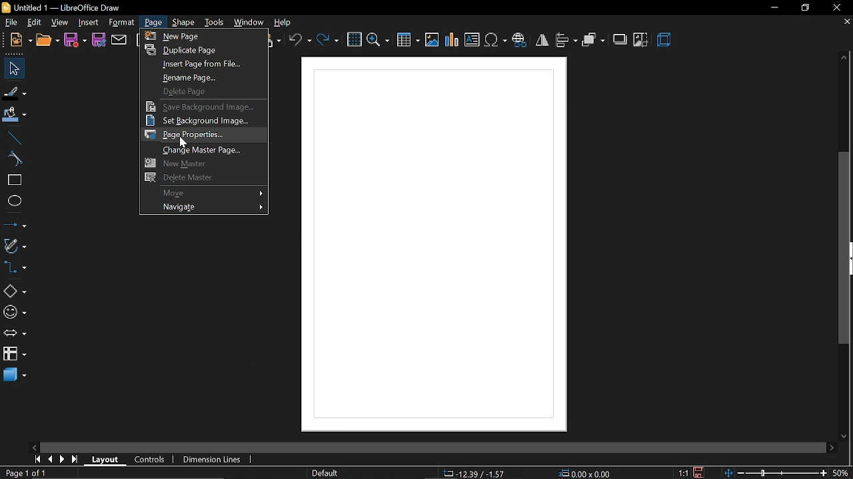 This screenshot has height=479, width=853. What do you see at coordinates (21, 41) in the screenshot?
I see `file` at bounding box center [21, 41].